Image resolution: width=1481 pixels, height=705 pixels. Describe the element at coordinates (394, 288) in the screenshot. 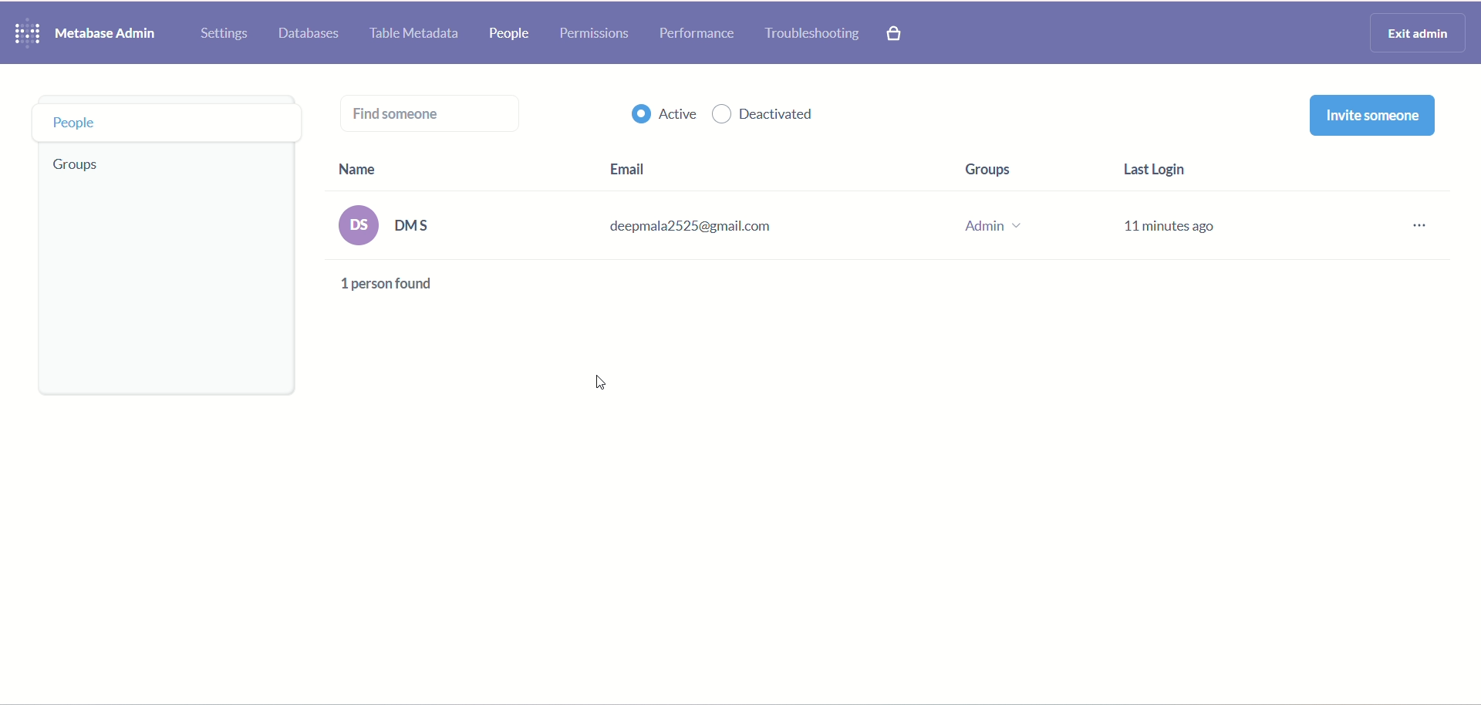

I see `text` at that location.